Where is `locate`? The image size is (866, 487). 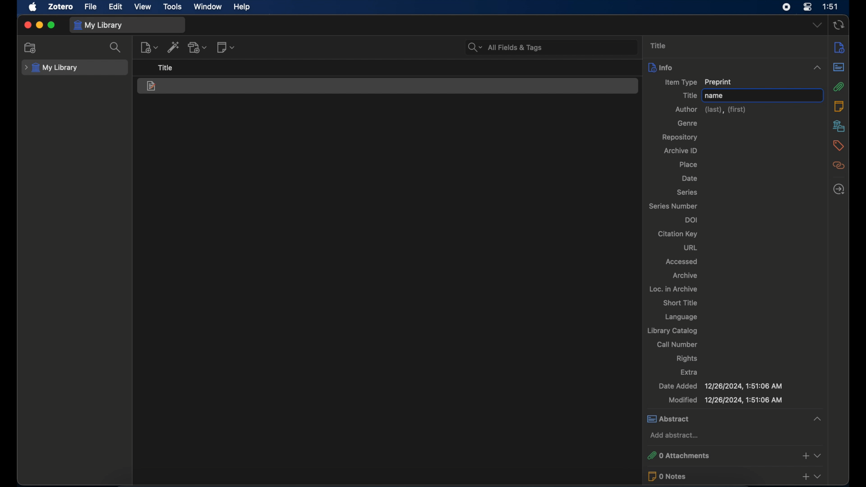
locate is located at coordinates (839, 189).